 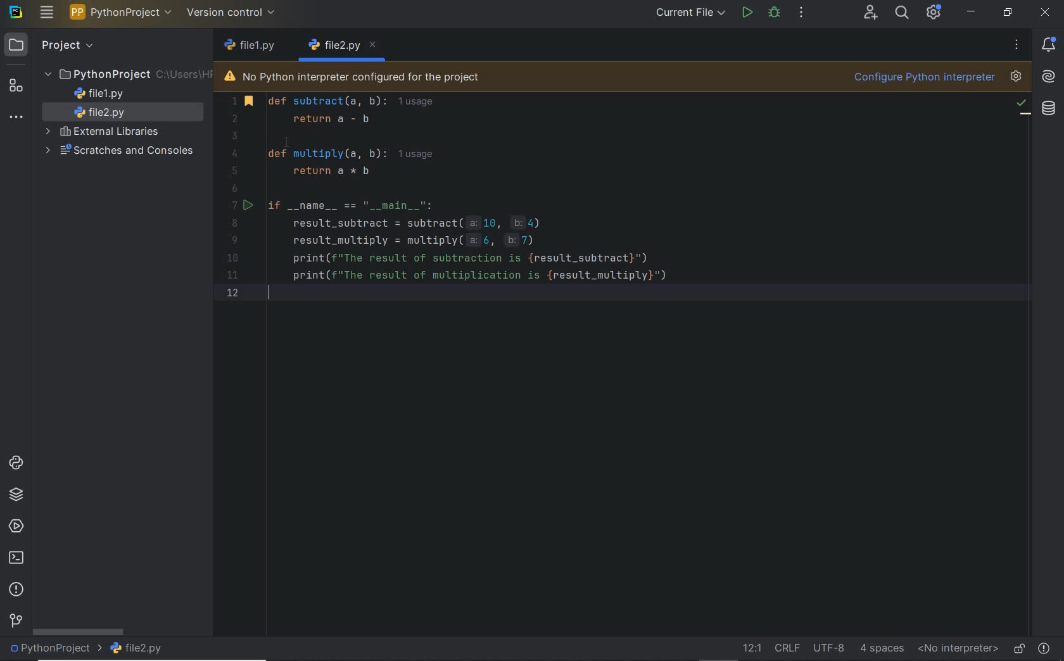 I want to click on file name, so click(x=137, y=650).